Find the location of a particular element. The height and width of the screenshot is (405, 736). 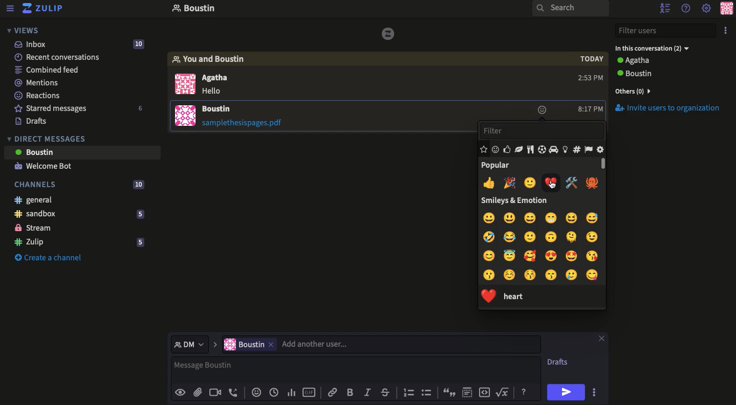

General is located at coordinates (34, 200).